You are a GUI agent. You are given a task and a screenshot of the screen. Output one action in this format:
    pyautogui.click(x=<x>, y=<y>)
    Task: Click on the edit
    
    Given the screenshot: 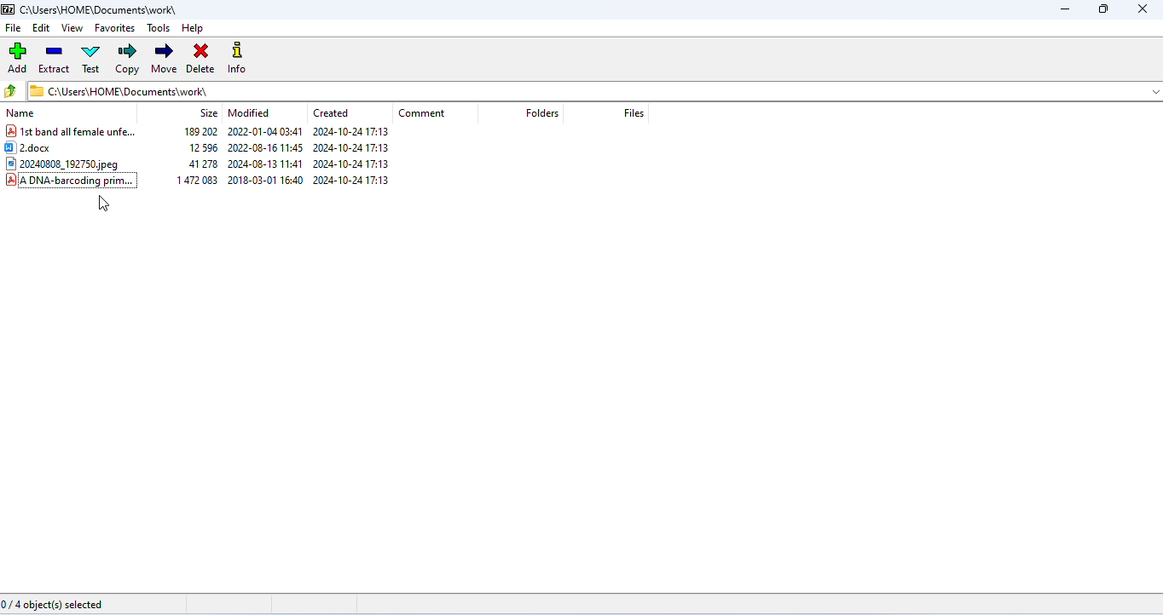 What is the action you would take?
    pyautogui.click(x=42, y=28)
    